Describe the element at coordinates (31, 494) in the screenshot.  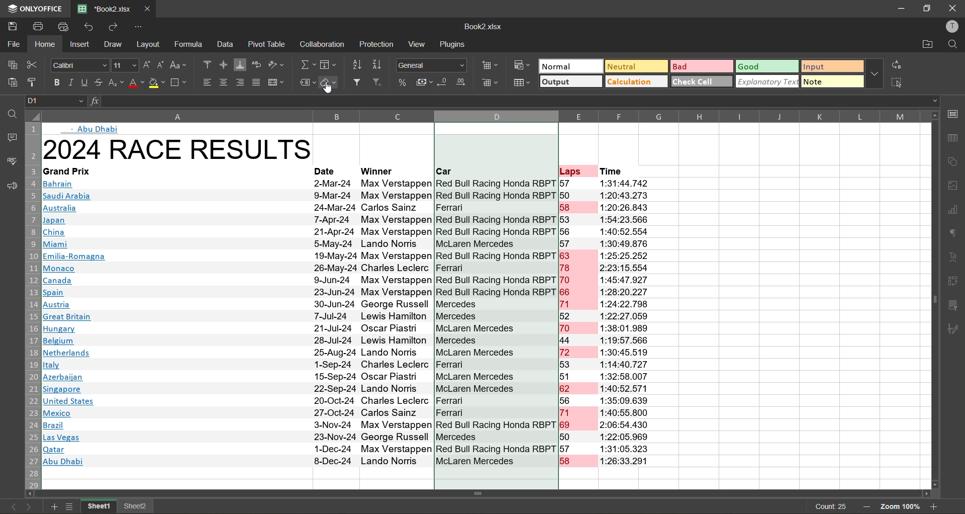
I see `move left` at that location.